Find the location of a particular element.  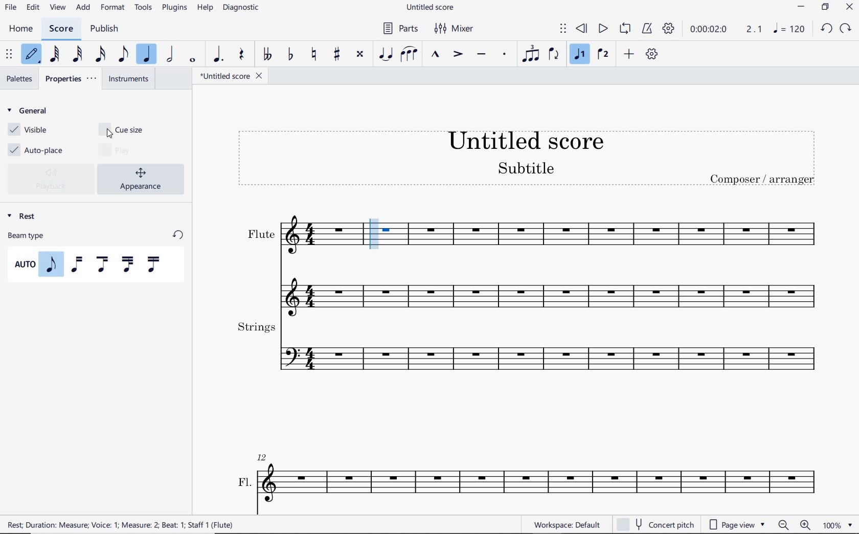

ADD is located at coordinates (630, 54).